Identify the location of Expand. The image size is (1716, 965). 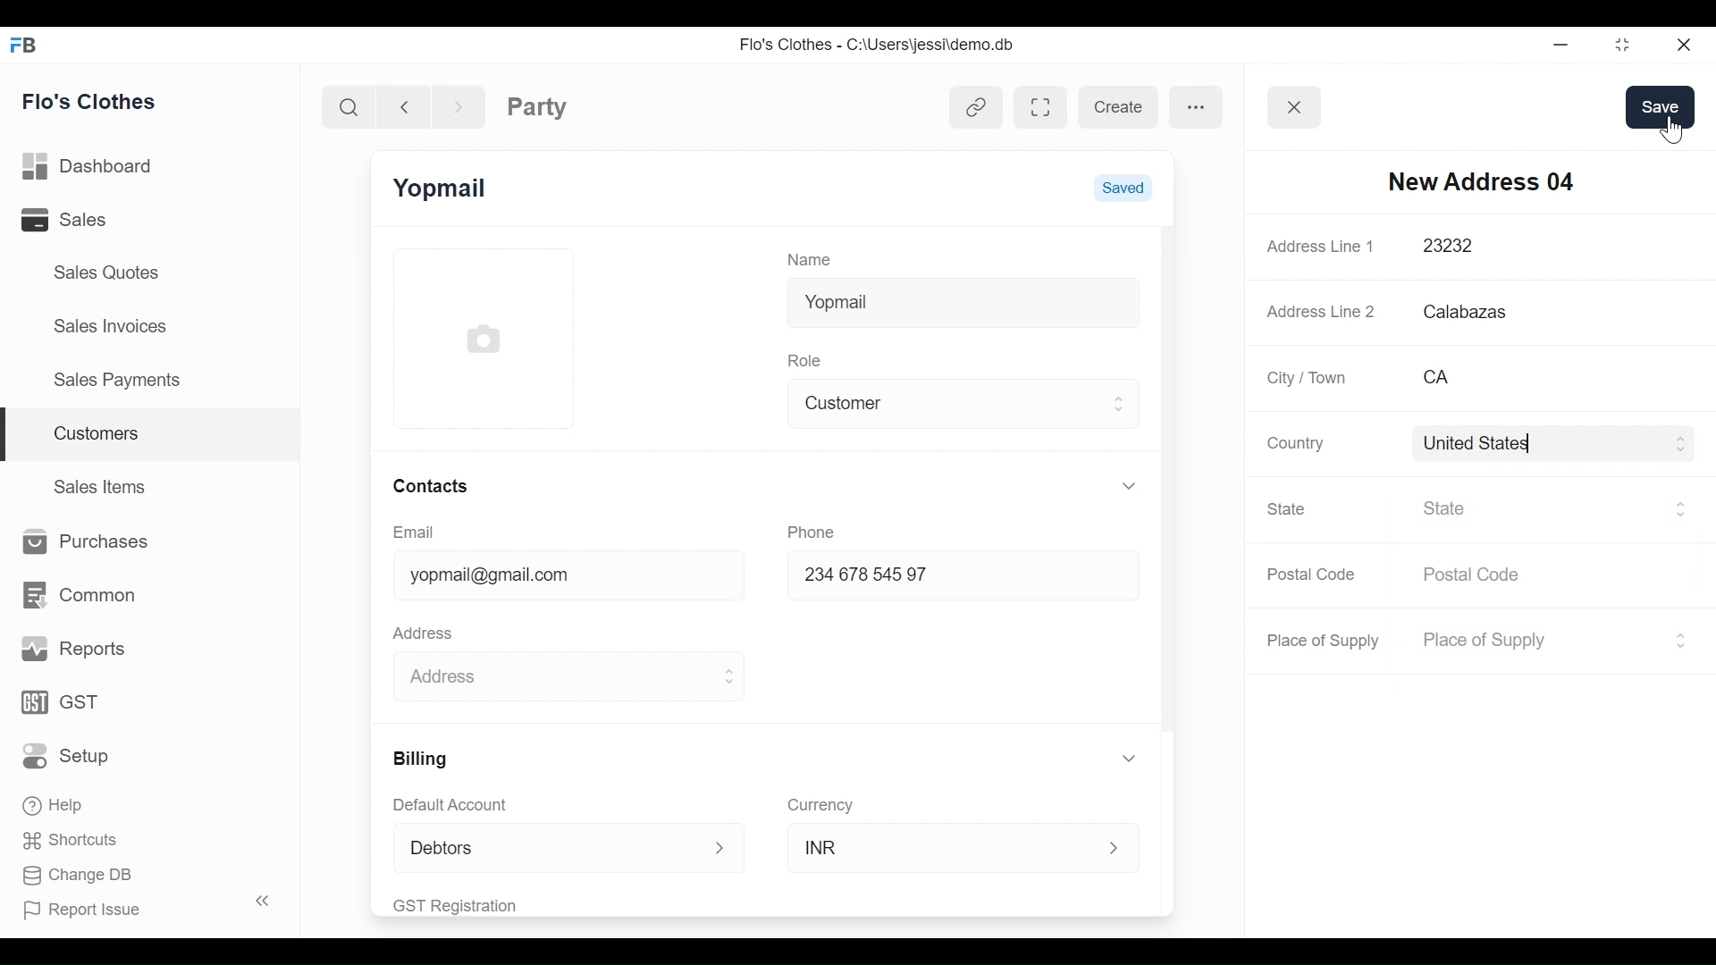
(1680, 508).